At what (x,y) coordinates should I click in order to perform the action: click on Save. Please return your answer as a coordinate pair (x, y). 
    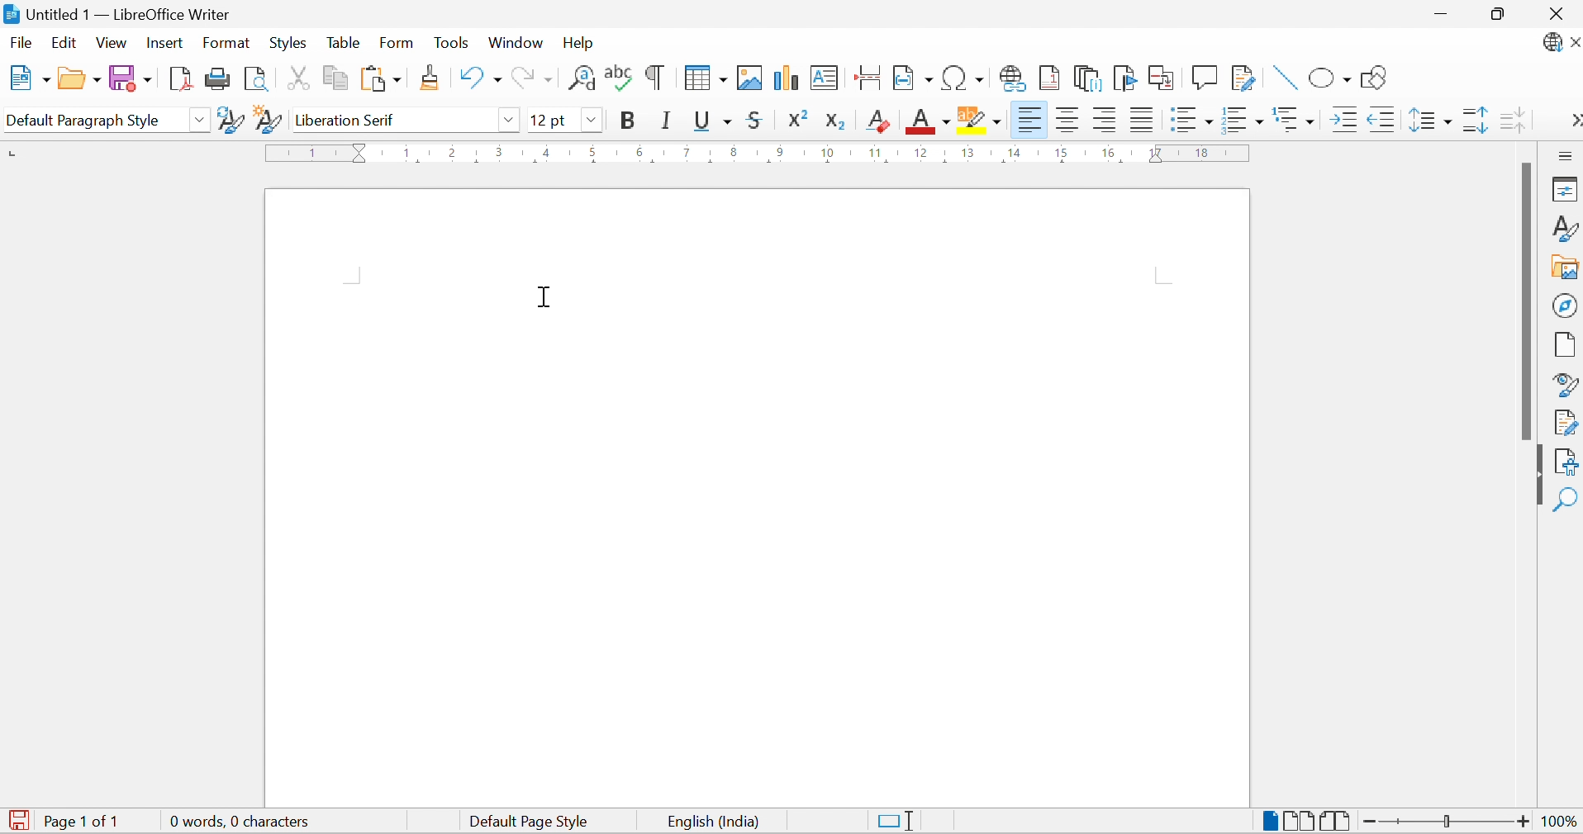
    Looking at the image, I should click on (129, 78).